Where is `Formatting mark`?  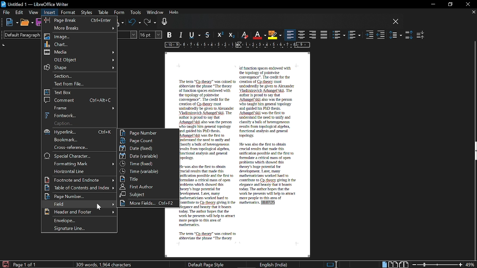 Formatting mark is located at coordinates (79, 163).